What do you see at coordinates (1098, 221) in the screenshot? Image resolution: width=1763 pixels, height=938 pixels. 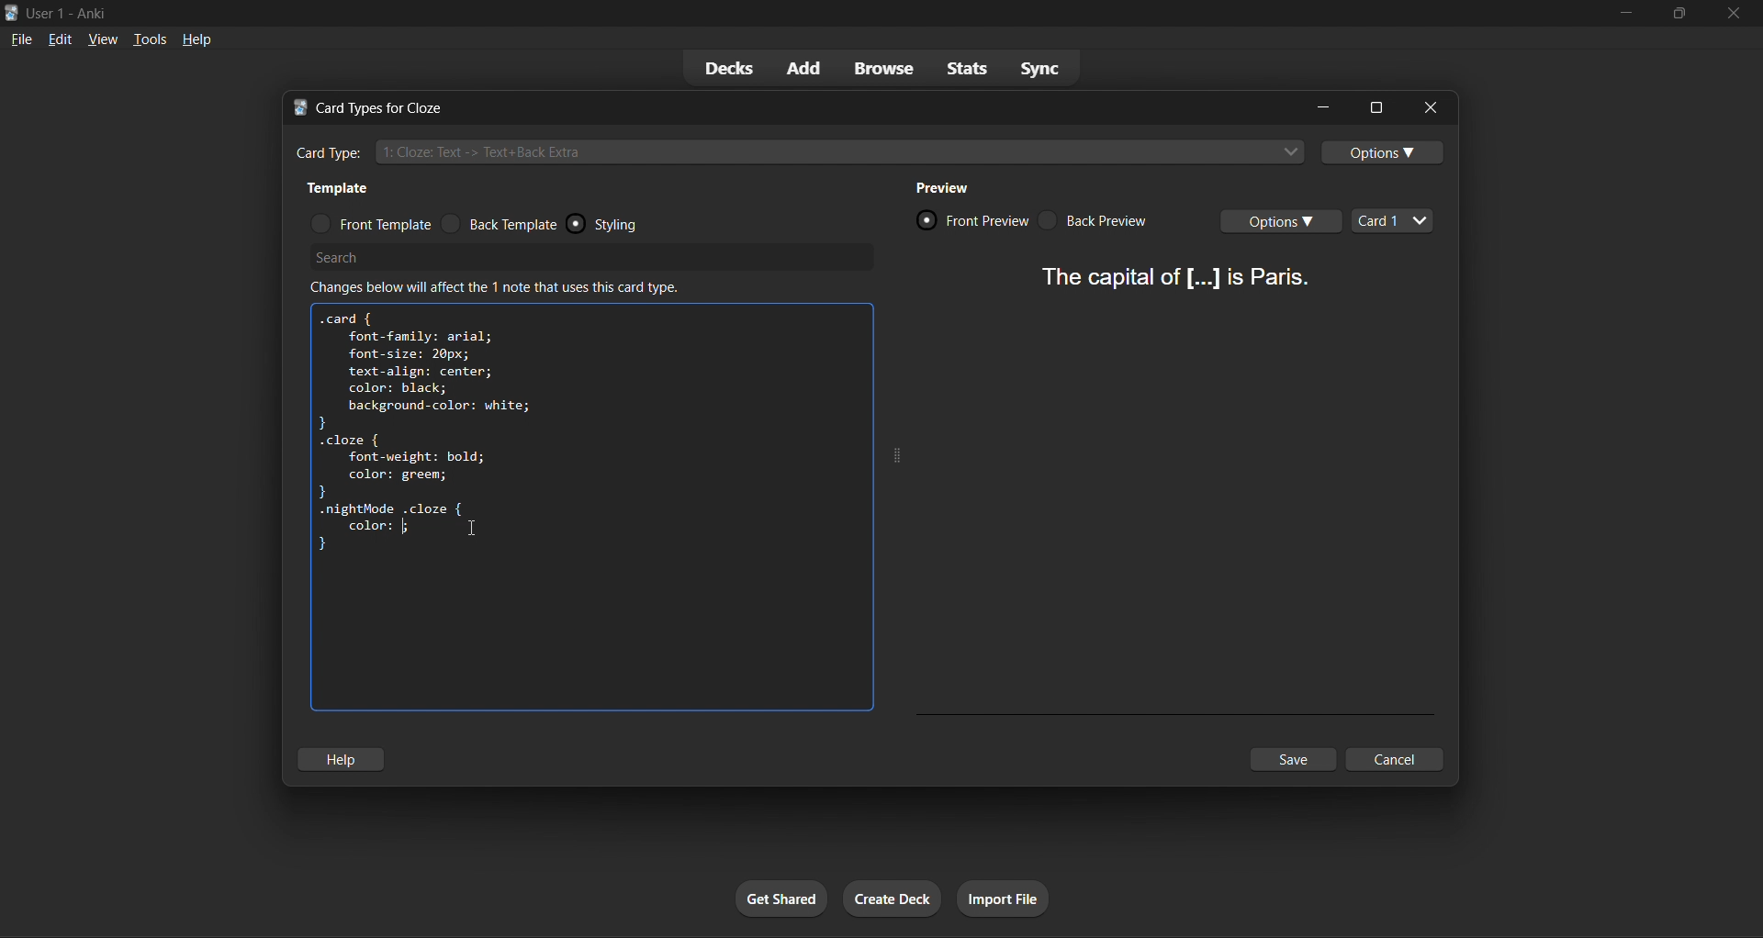 I see `card back preview` at bounding box center [1098, 221].